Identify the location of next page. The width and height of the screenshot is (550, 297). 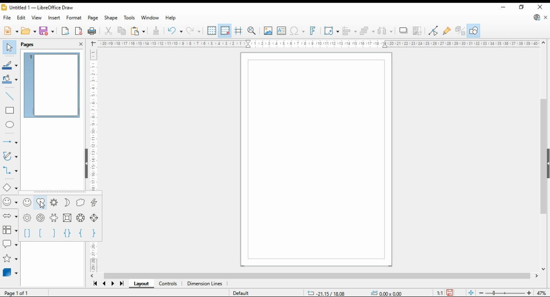
(113, 285).